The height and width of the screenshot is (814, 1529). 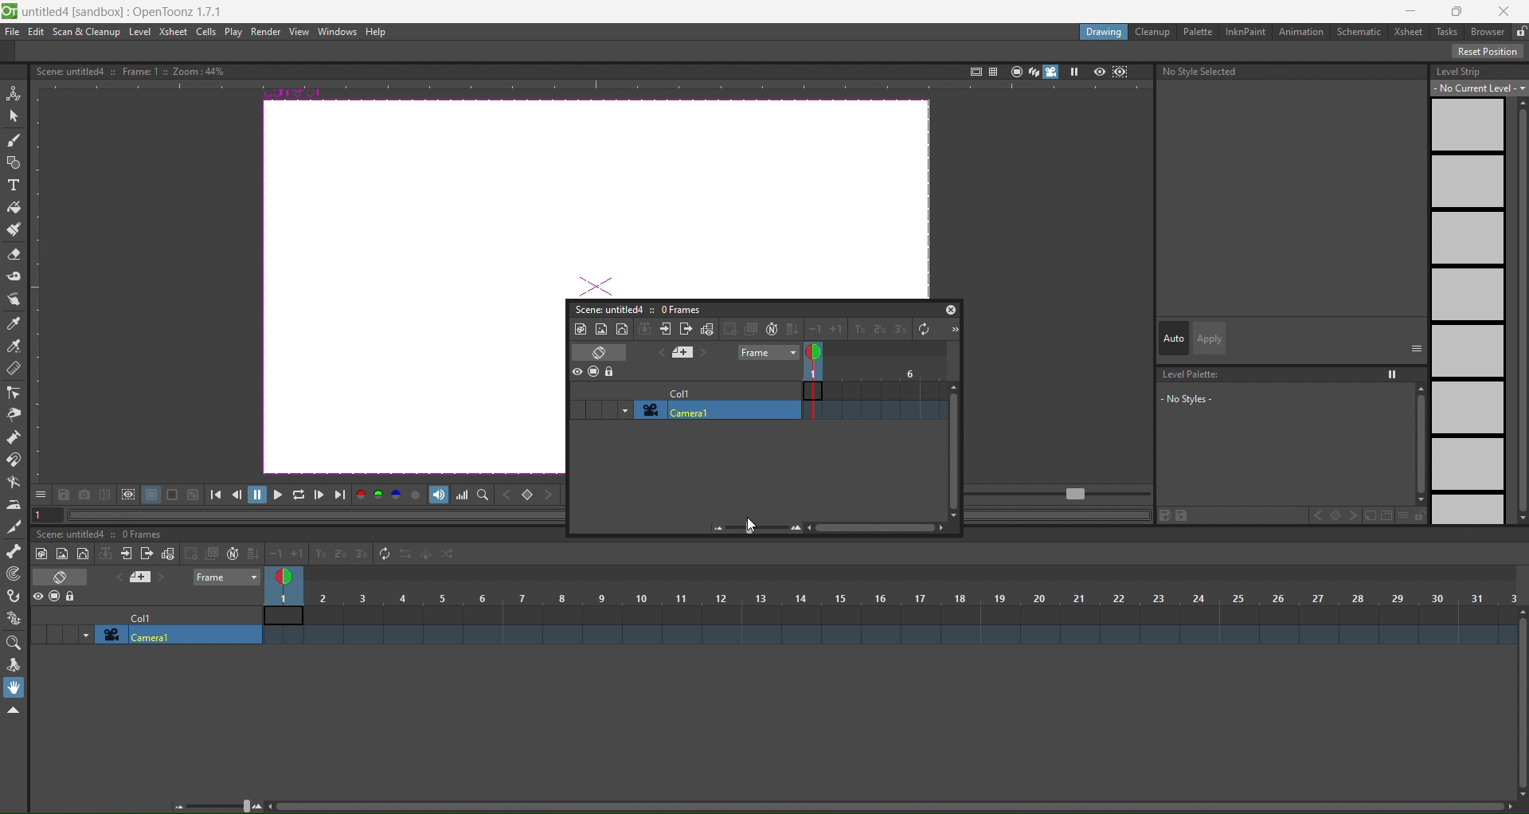 I want to click on rbg picker tool, so click(x=14, y=346).